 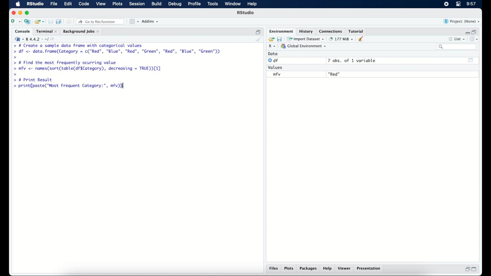 I want to click on R 4.4.2, so click(x=34, y=38).